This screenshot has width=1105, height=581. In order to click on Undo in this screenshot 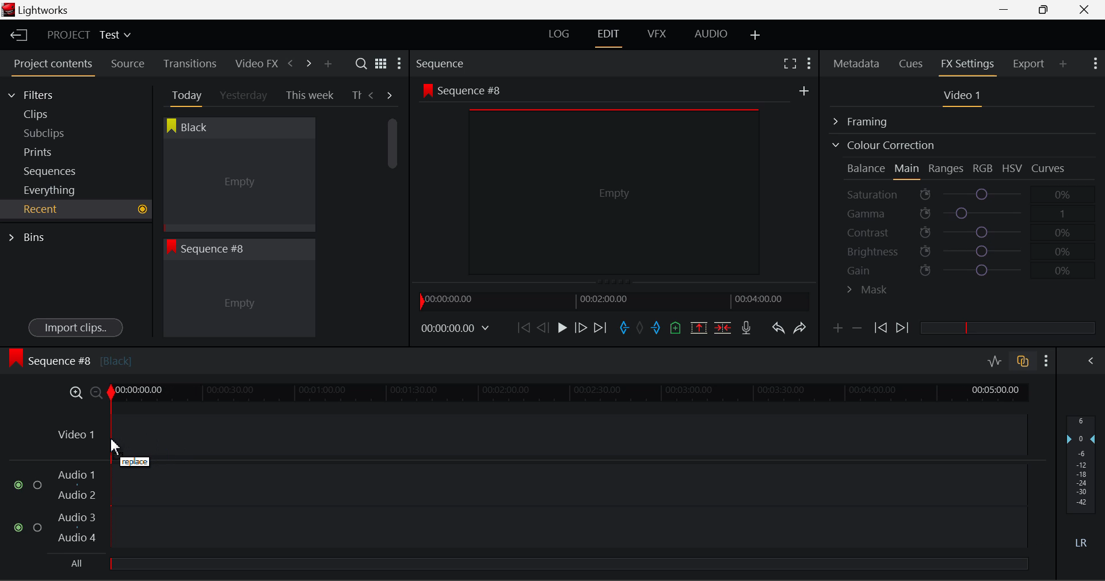, I will do `click(778, 330)`.